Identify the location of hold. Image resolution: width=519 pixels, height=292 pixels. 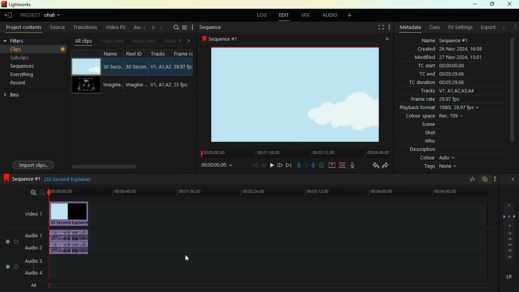
(306, 165).